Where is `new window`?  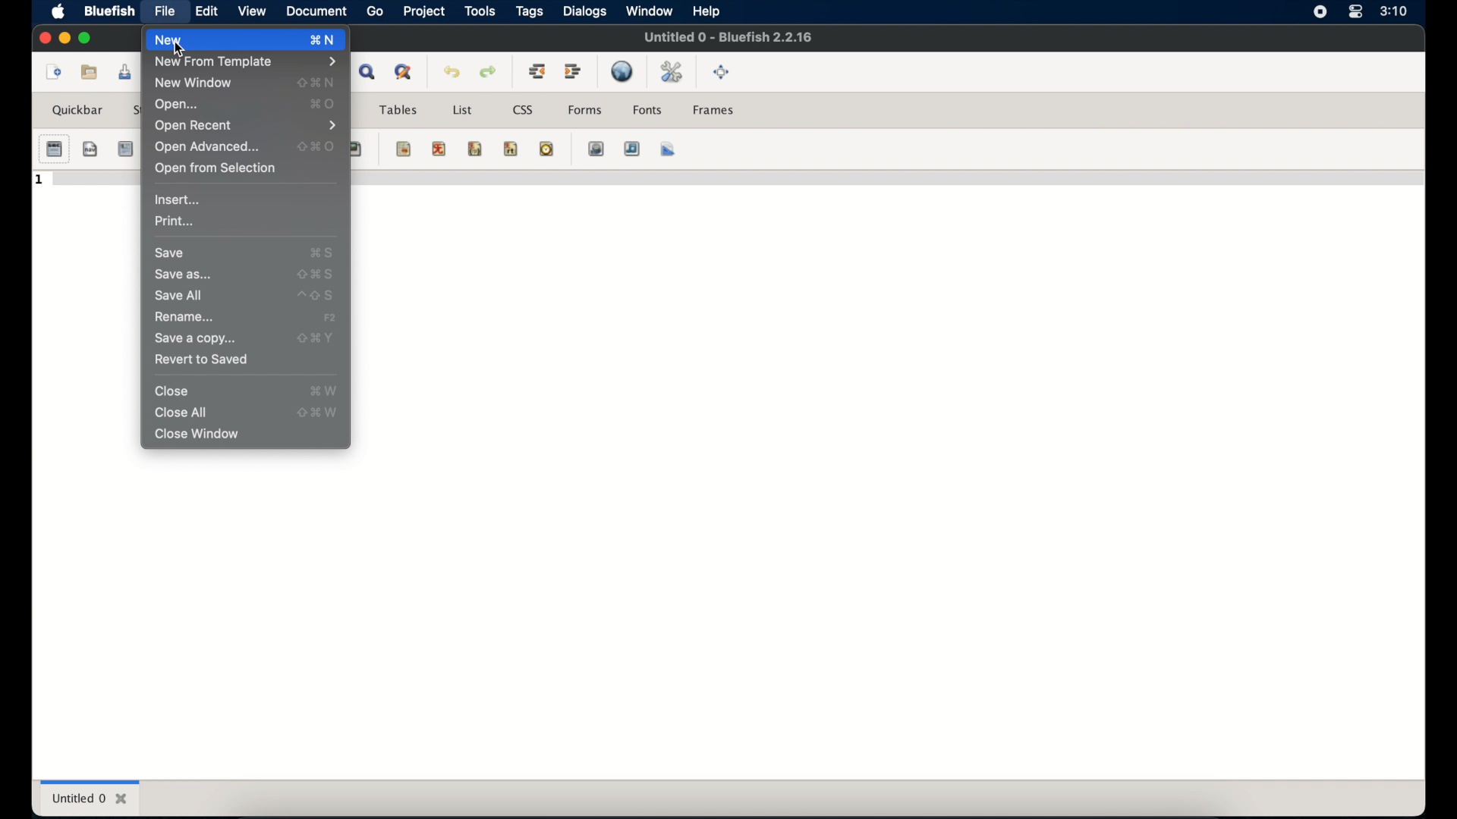
new window is located at coordinates (195, 83).